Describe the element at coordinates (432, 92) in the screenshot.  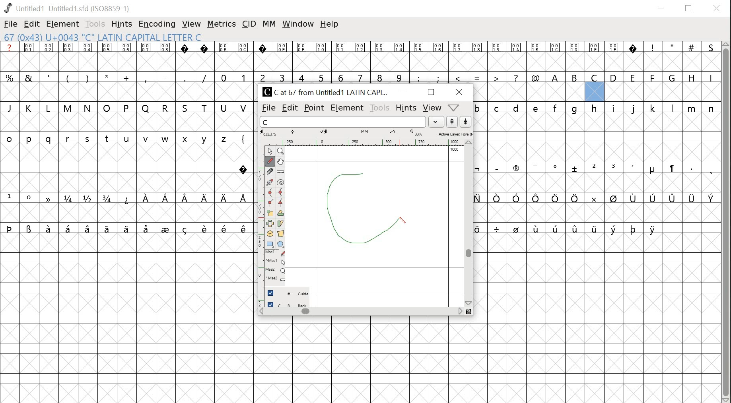
I see `maximize` at that location.